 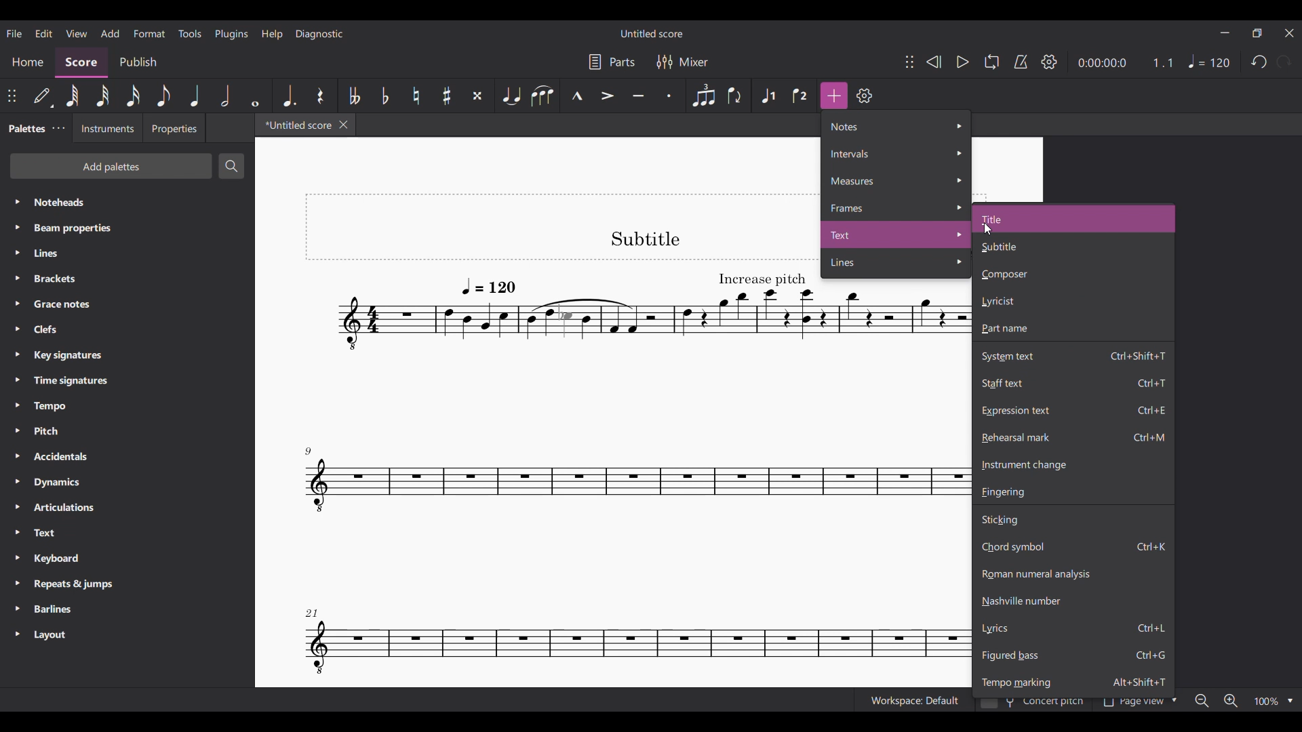 I want to click on Quarter note, so click(x=195, y=96).